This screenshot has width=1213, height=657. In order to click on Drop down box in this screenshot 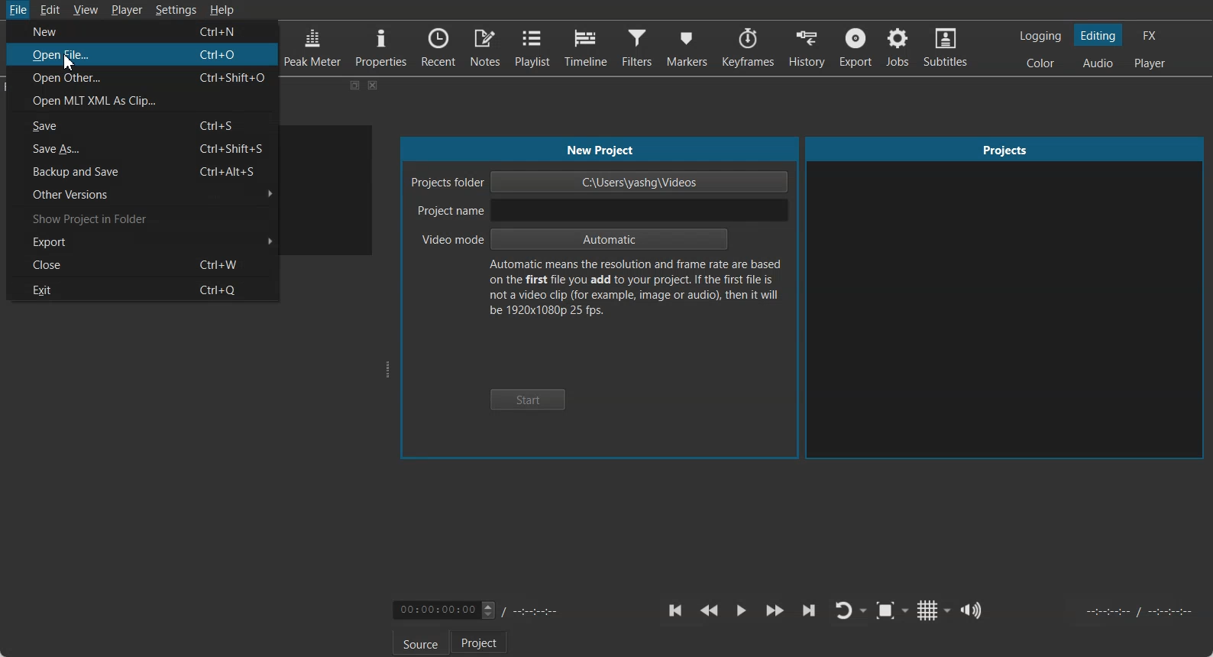, I will do `click(948, 610)`.